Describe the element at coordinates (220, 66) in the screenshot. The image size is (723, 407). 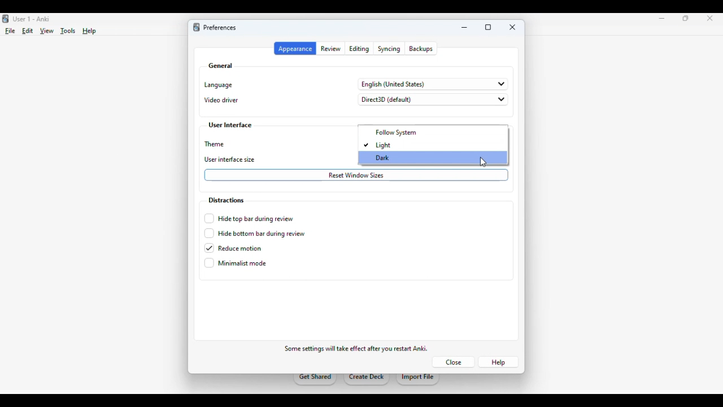
I see `general` at that location.